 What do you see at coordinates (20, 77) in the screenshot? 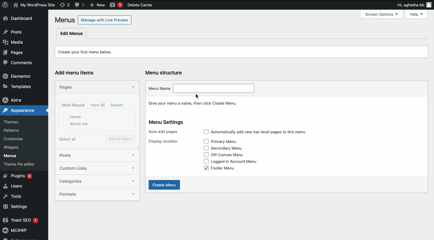
I see `Elementor` at bounding box center [20, 77].